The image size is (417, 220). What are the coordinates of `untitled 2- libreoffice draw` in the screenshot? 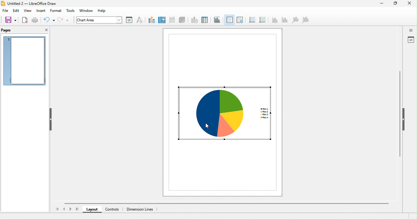 It's located at (35, 4).